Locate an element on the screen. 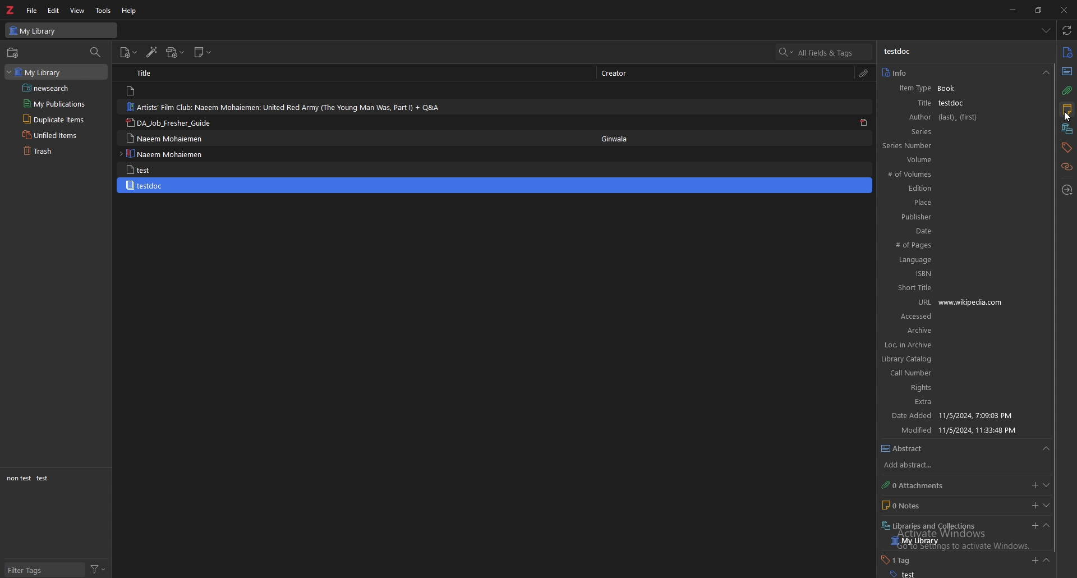  test is located at coordinates (165, 169).